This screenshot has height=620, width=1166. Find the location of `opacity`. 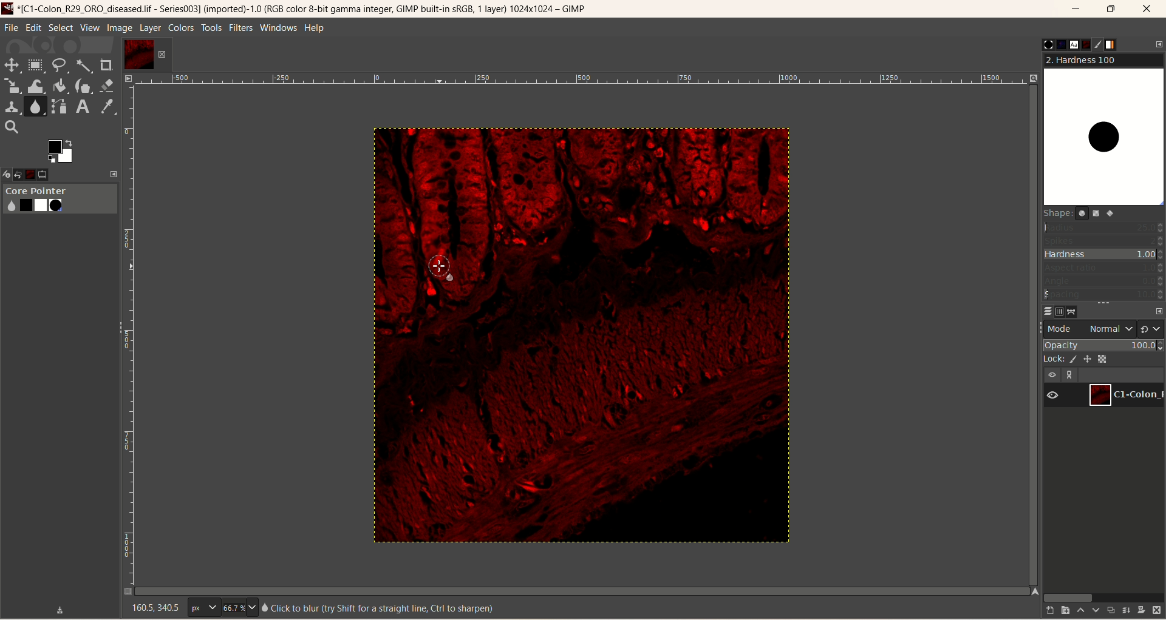

opacity is located at coordinates (1104, 345).